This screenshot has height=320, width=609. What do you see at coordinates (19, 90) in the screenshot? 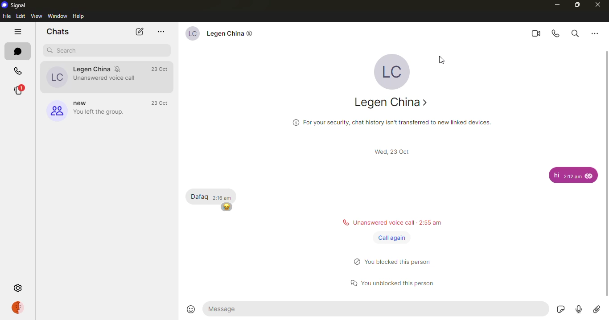
I see `stories` at bounding box center [19, 90].